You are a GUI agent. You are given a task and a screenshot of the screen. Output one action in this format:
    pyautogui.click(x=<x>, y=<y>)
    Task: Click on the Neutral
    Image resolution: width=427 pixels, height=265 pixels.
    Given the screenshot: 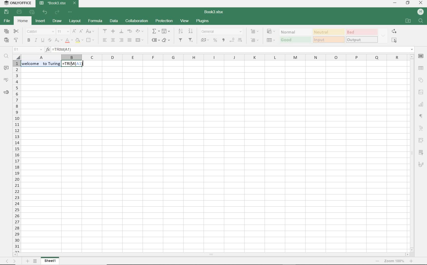 What is the action you would take?
    pyautogui.click(x=328, y=32)
    